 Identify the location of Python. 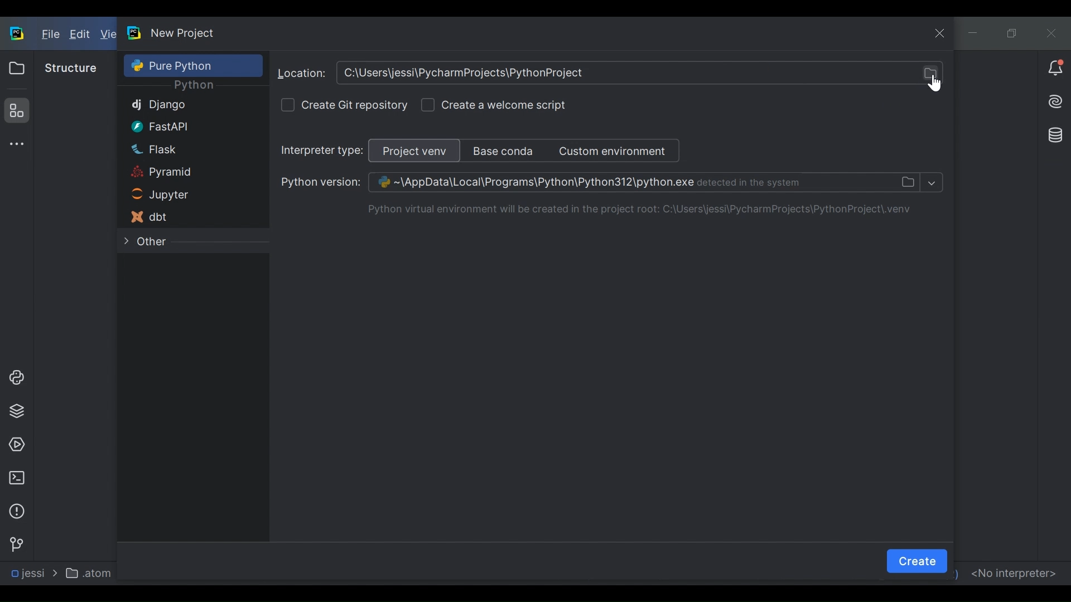
(194, 86).